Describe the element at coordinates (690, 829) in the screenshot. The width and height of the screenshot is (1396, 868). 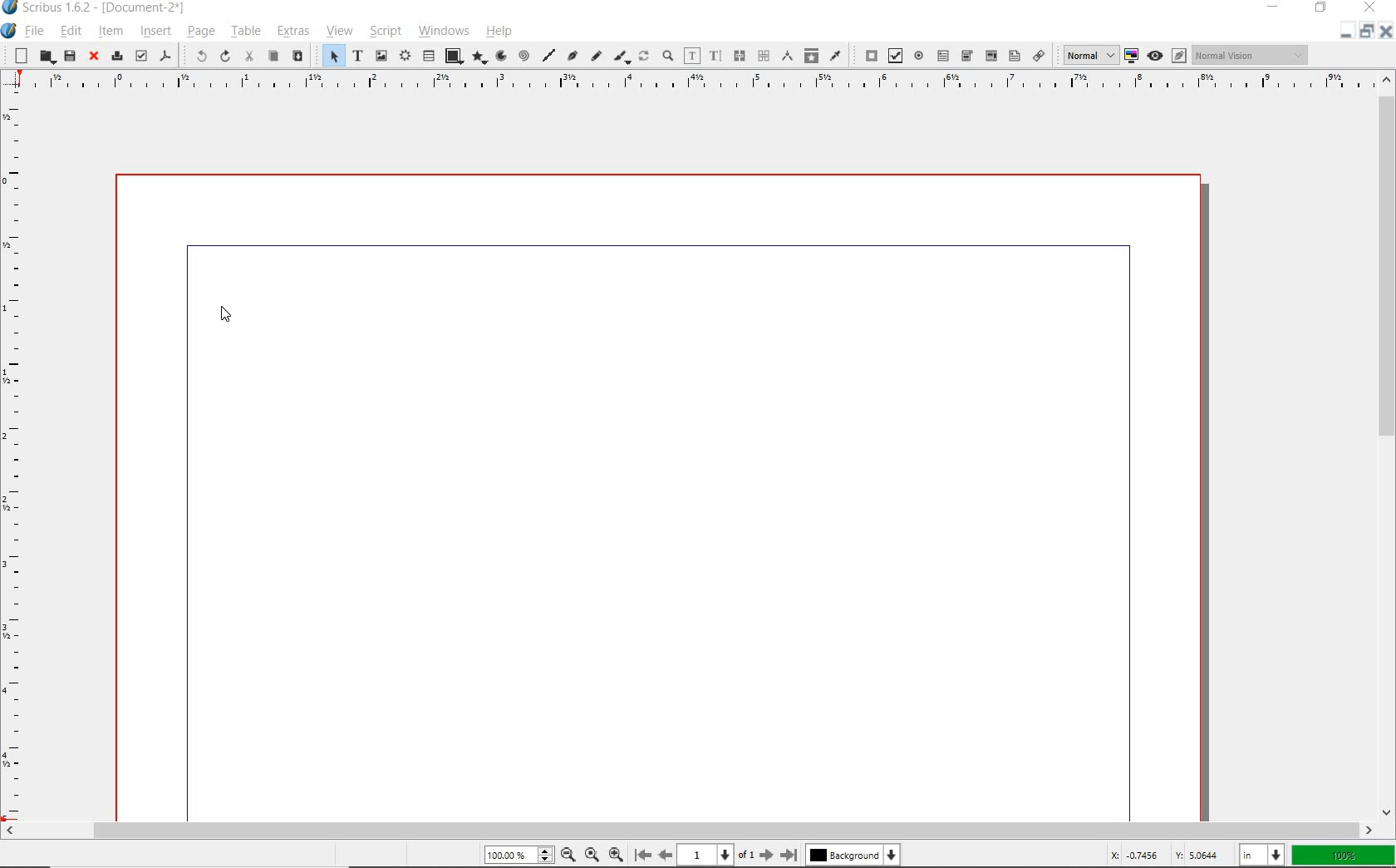
I see `scrollbar` at that location.